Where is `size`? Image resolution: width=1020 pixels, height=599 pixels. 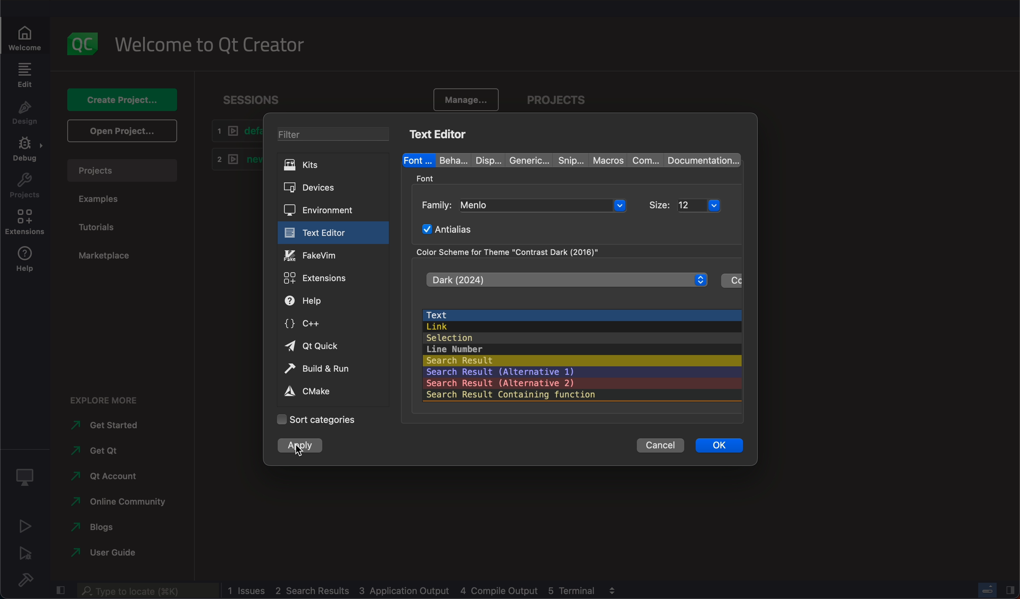
size is located at coordinates (661, 202).